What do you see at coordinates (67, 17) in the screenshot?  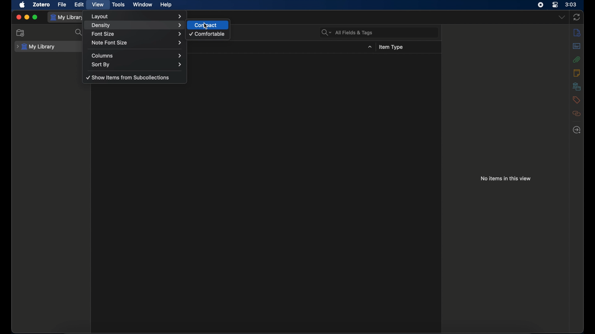 I see `my library` at bounding box center [67, 17].